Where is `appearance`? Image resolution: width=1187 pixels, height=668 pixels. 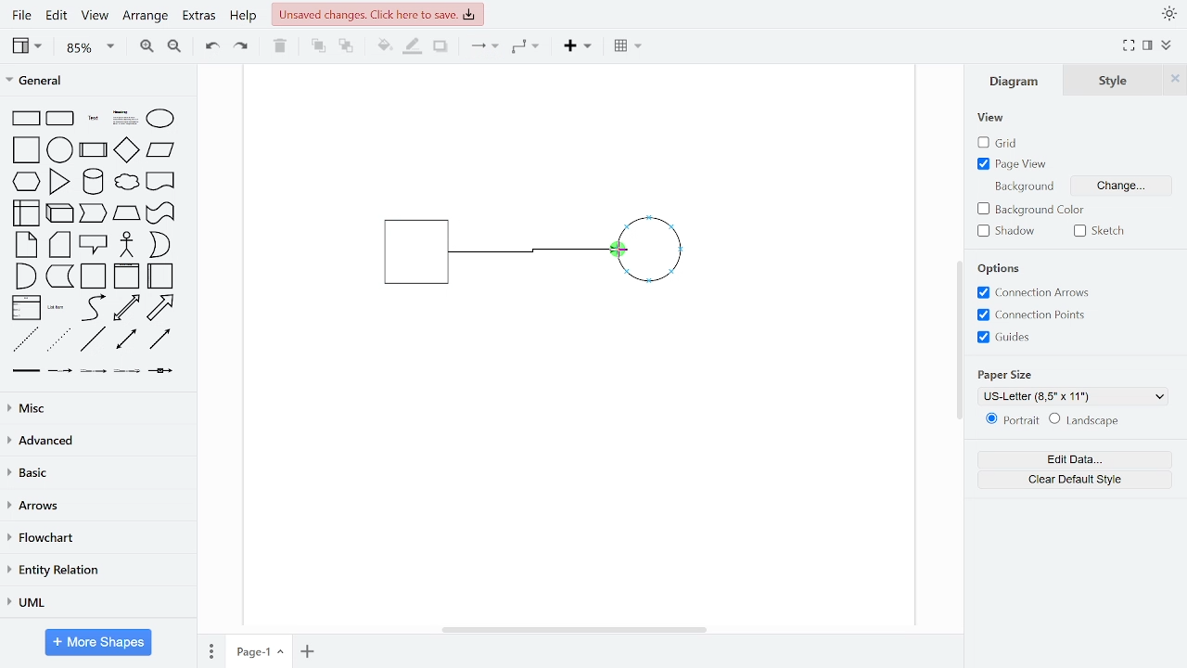 appearance is located at coordinates (1168, 14).